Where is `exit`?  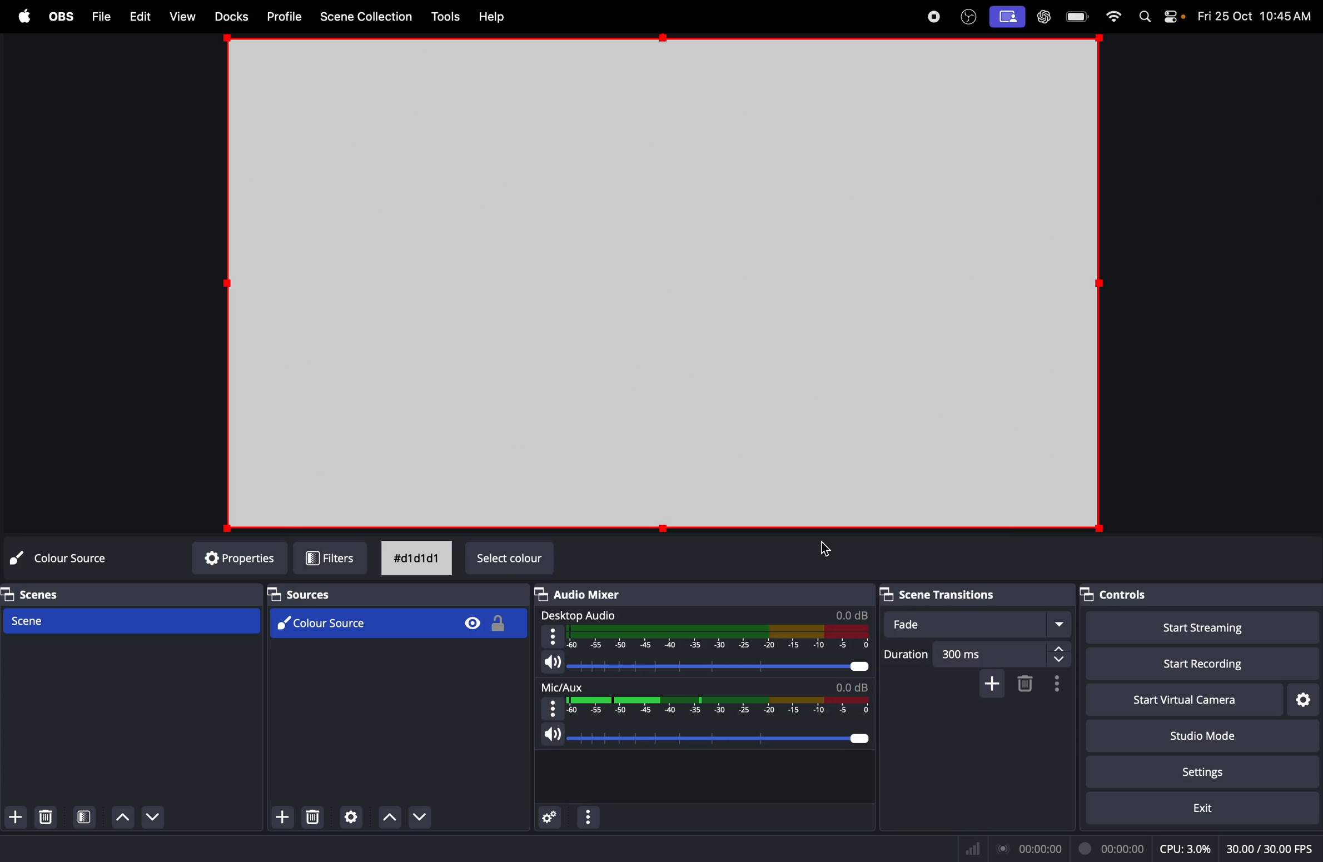
exit is located at coordinates (1193, 809).